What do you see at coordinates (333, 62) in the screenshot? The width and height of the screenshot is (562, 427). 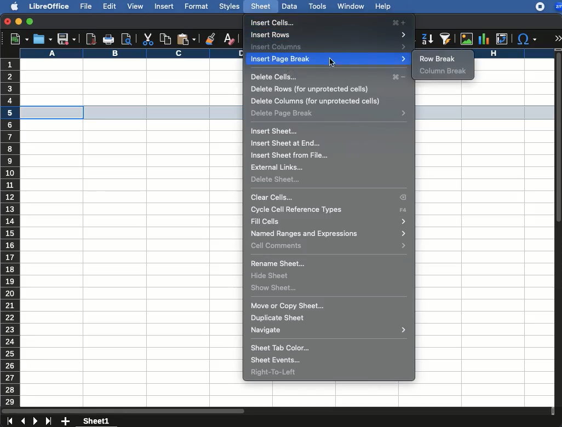 I see `cursor` at bounding box center [333, 62].